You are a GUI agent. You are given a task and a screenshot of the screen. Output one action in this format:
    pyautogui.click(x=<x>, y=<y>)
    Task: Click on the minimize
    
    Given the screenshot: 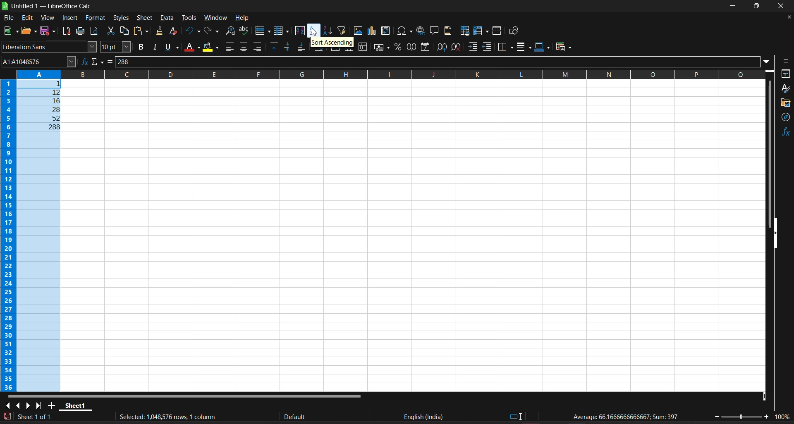 What is the action you would take?
    pyautogui.click(x=734, y=5)
    